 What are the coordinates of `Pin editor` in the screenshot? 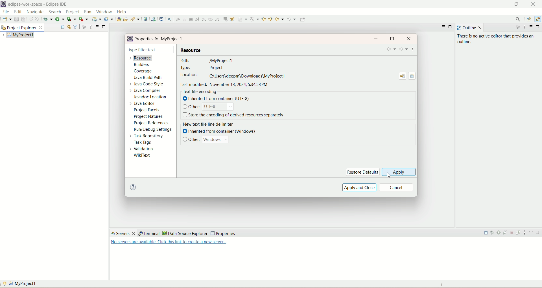 It's located at (303, 19).